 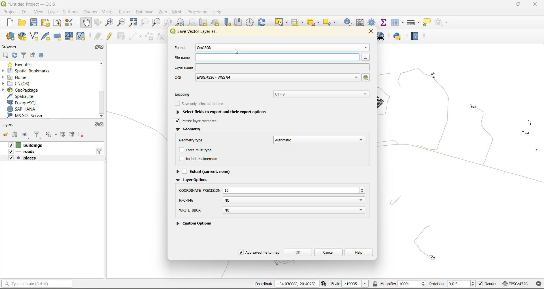 I want to click on filter, so click(x=100, y=151).